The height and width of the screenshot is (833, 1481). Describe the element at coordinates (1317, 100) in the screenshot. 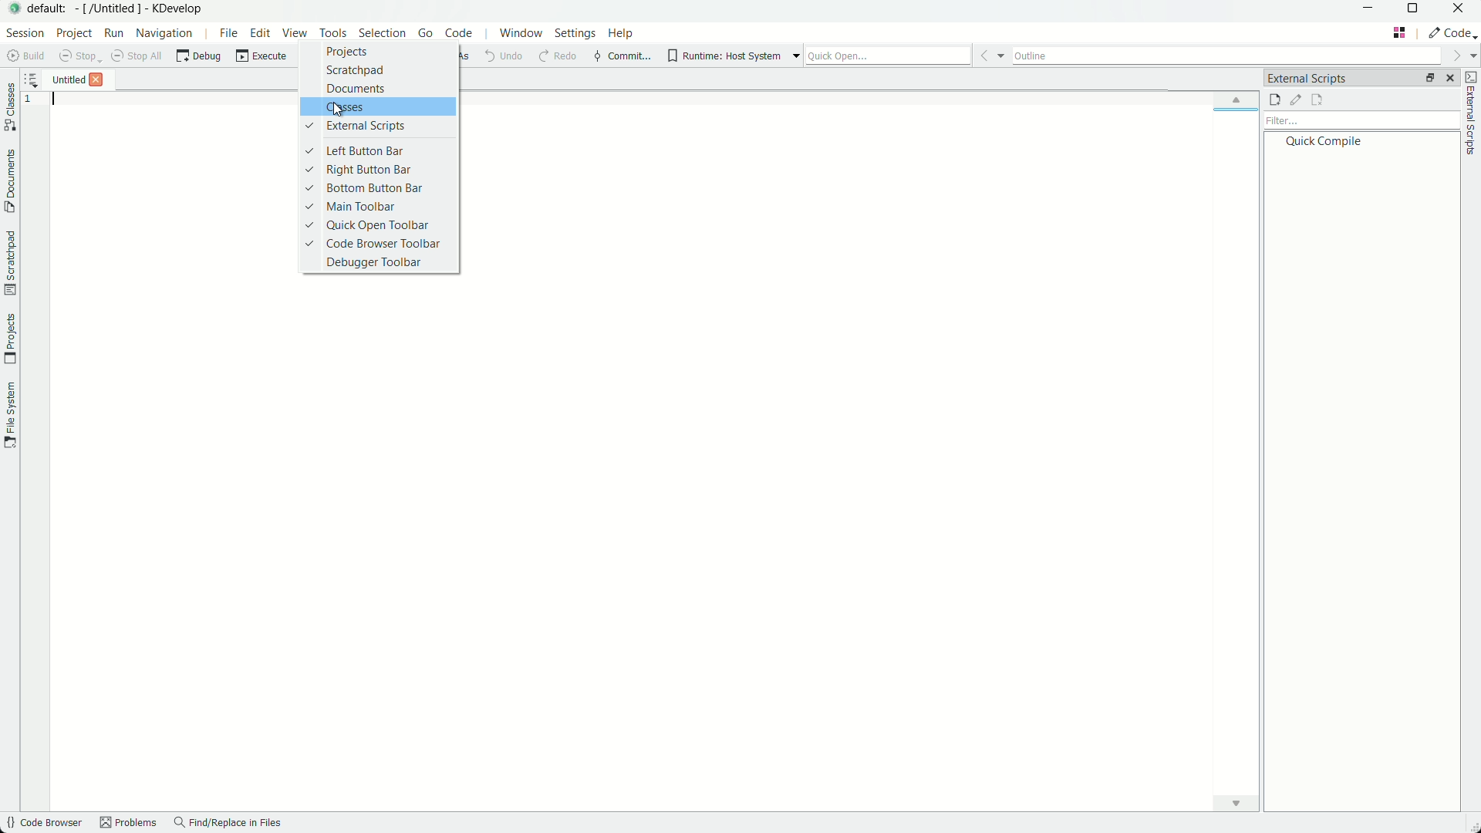

I see `remove external scripts` at that location.